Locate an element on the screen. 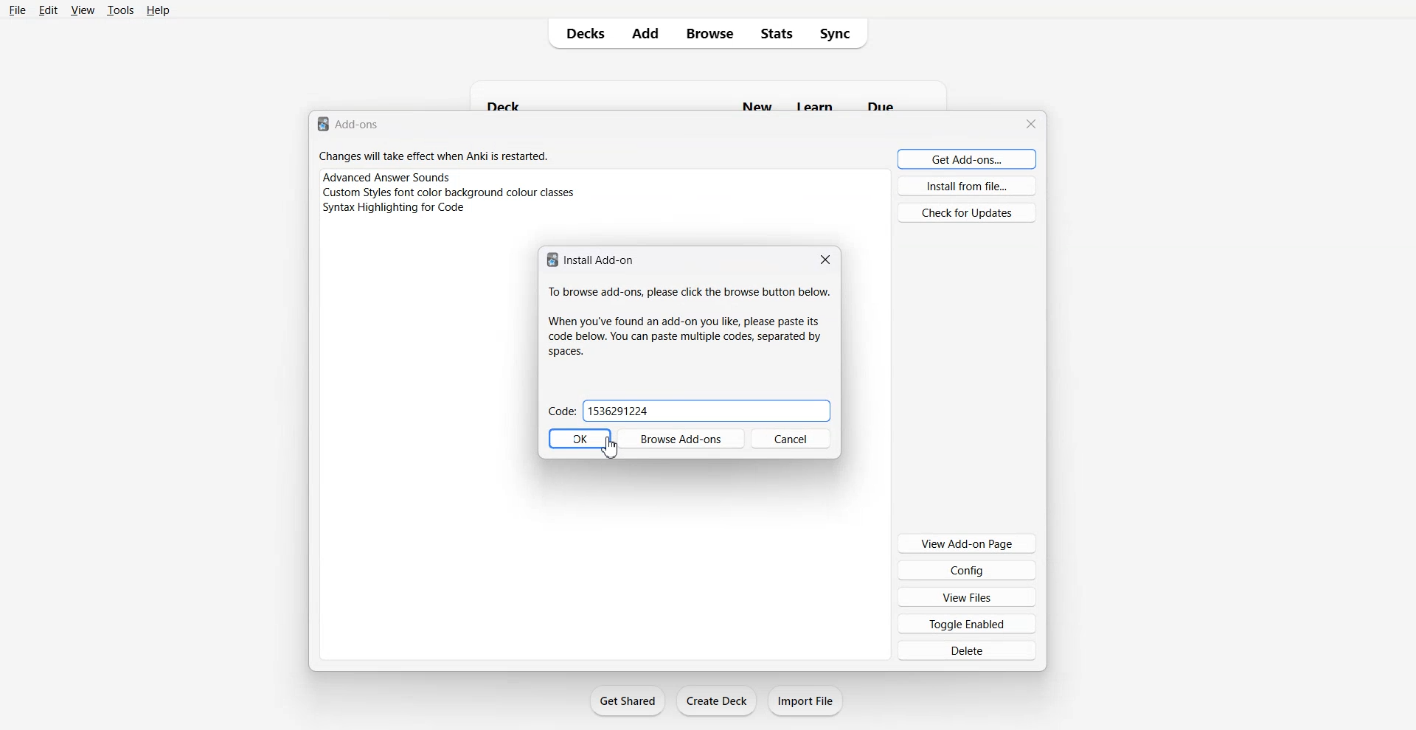 Image resolution: width=1416 pixels, height=730 pixels. Number is located at coordinates (707, 411).